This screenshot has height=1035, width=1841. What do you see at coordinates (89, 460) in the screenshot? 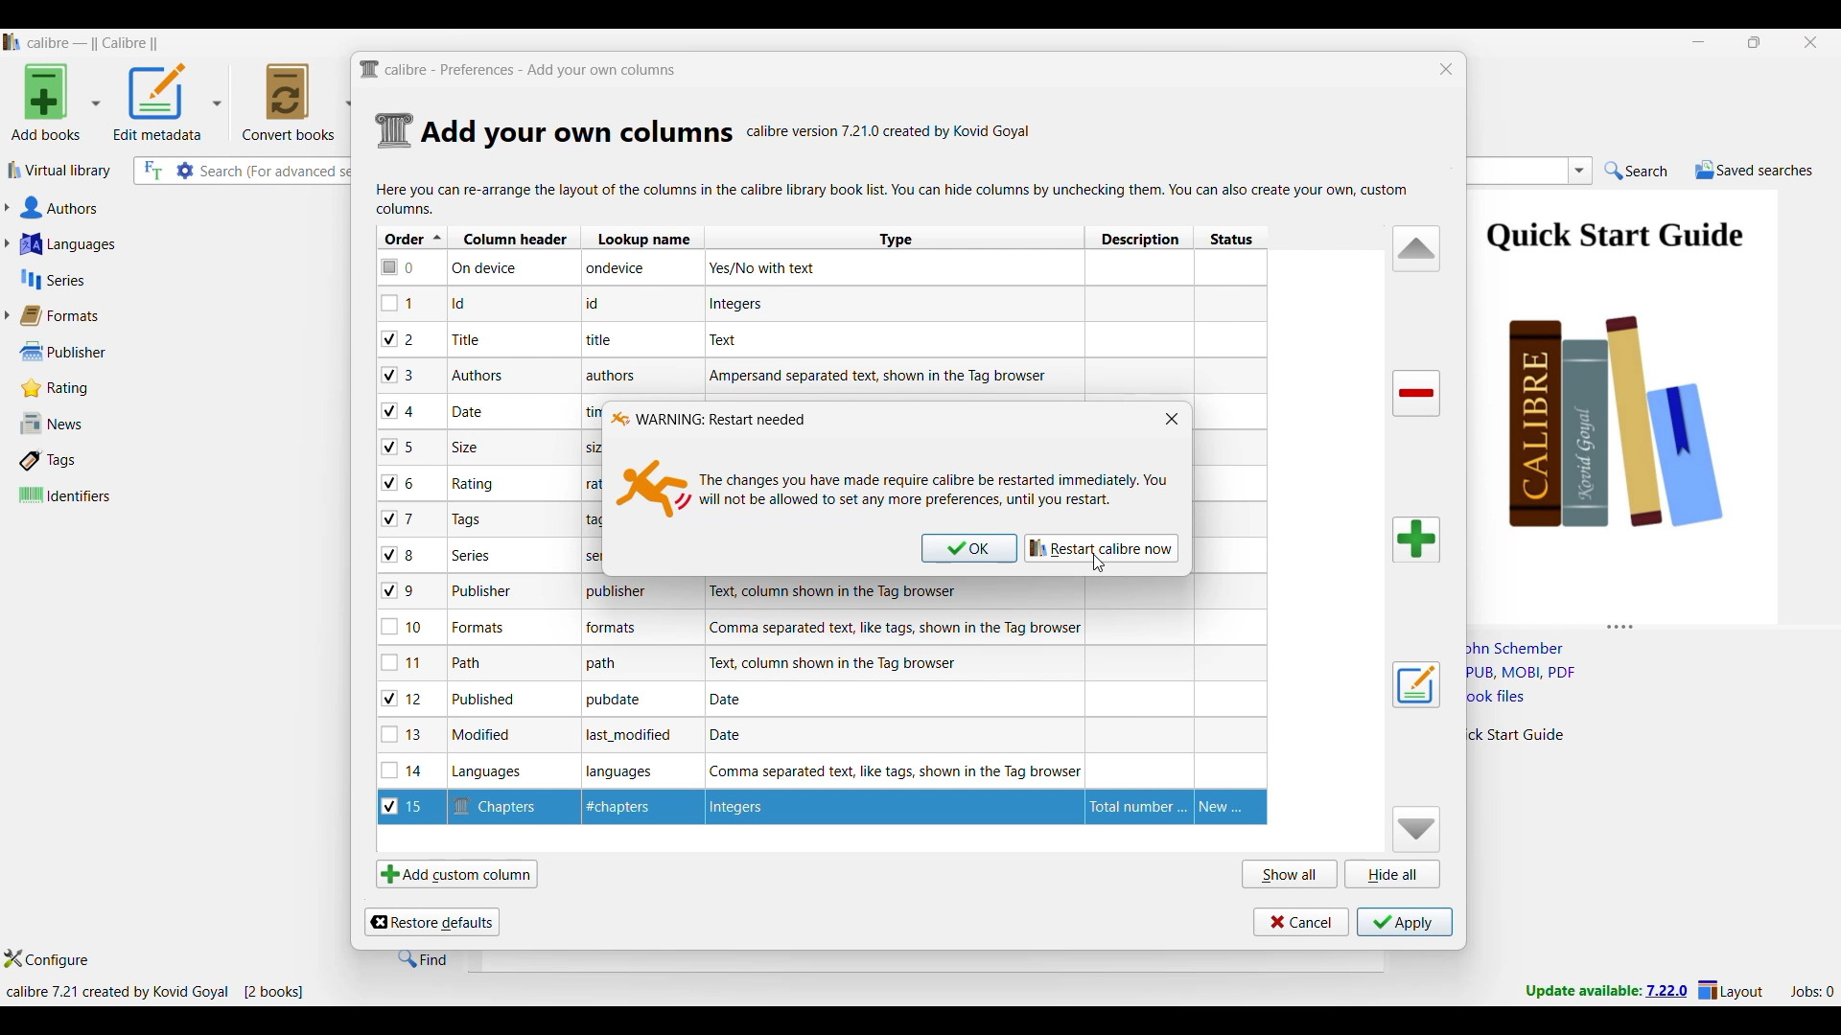
I see `Tags` at bounding box center [89, 460].